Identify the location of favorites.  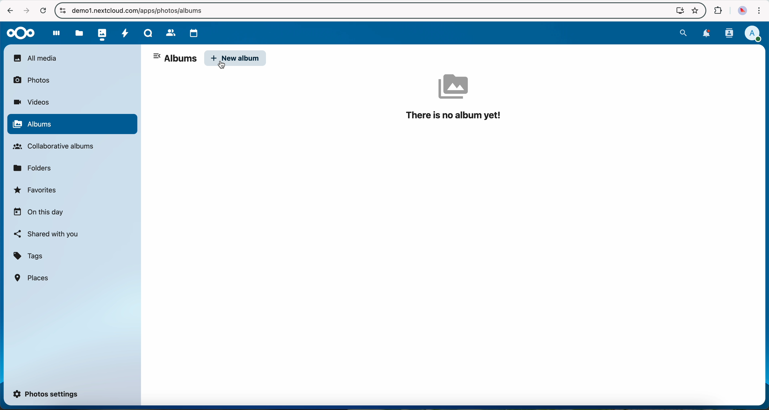
(36, 192).